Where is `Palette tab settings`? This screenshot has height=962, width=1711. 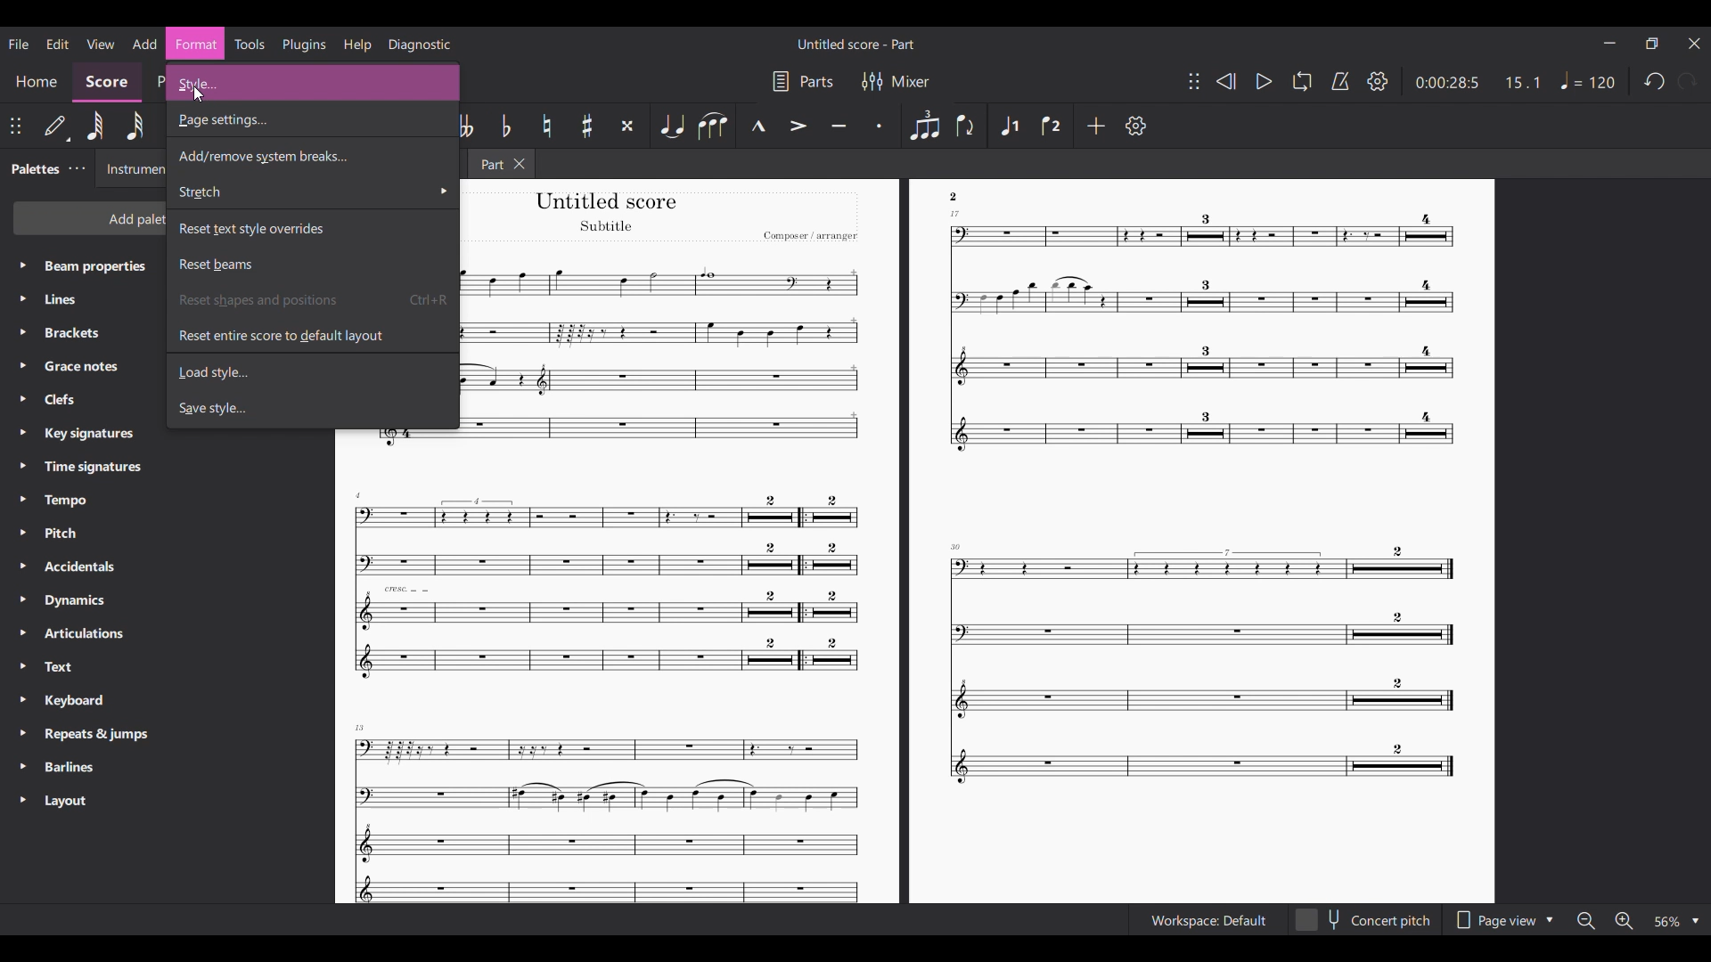 Palette tab settings is located at coordinates (77, 167).